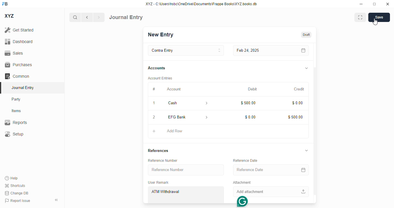 The image size is (394, 208). I want to click on FB - logo, so click(5, 4).